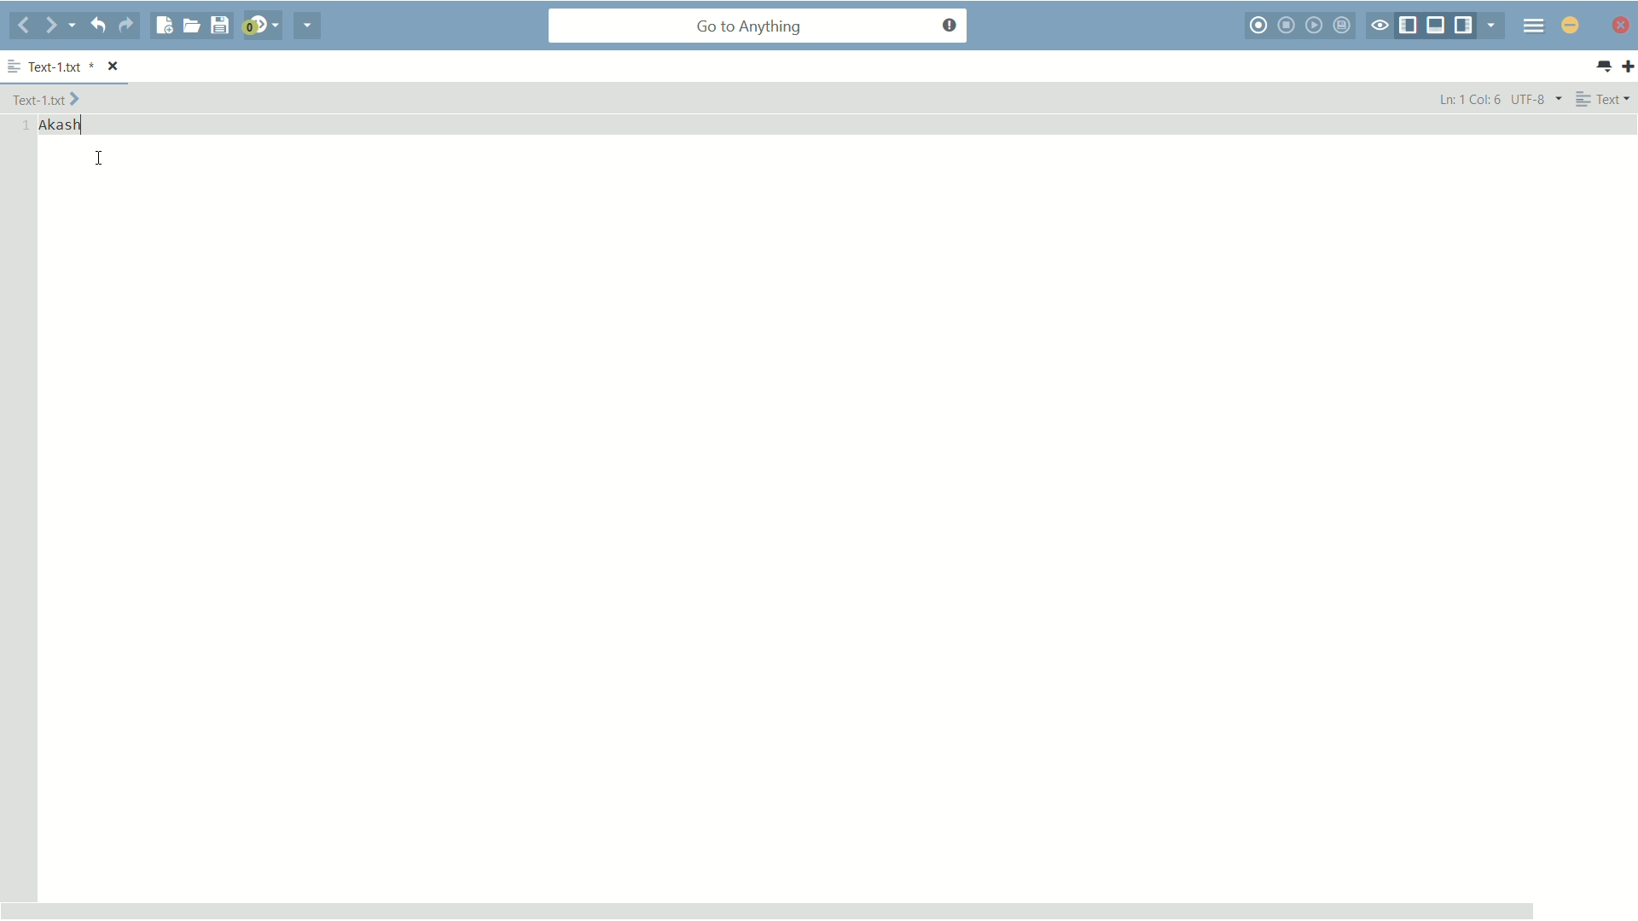 This screenshot has height=921, width=1638. I want to click on record macro, so click(1258, 26).